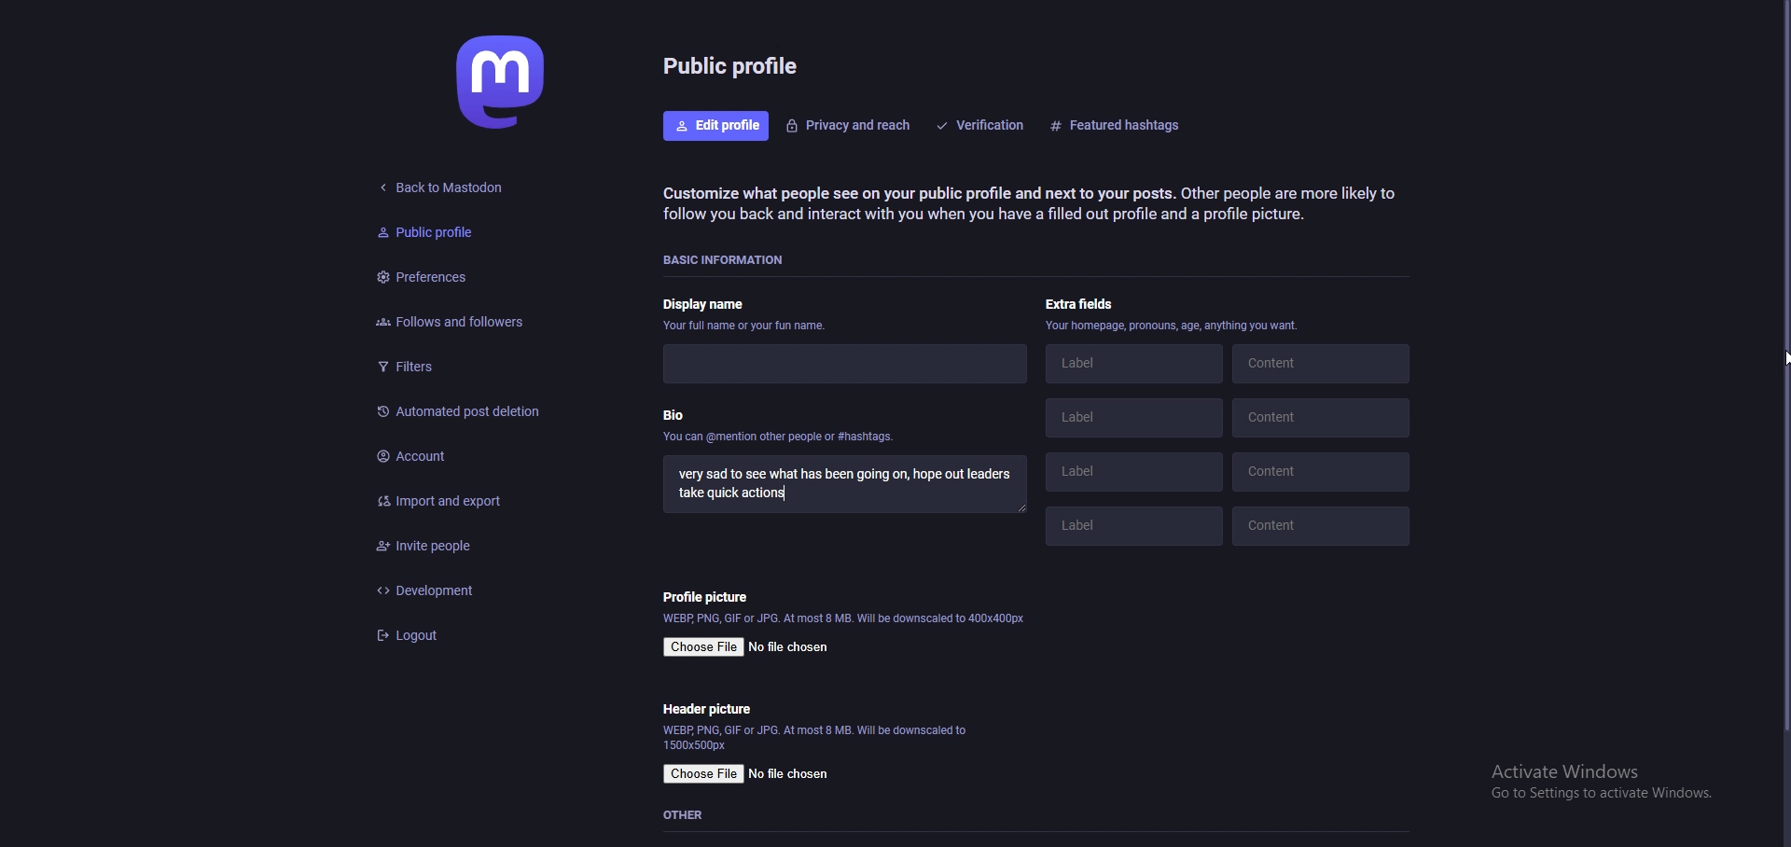 The width and height of the screenshot is (1791, 847). I want to click on header picture, so click(706, 709).